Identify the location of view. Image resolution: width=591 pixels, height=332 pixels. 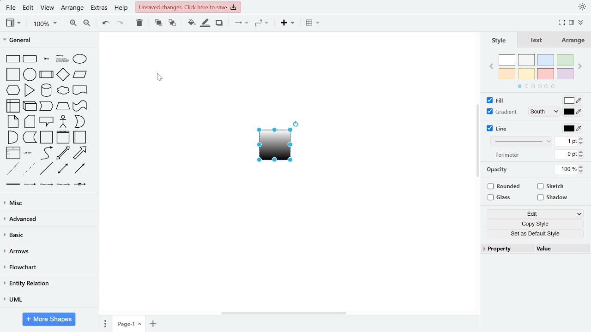
(12, 24).